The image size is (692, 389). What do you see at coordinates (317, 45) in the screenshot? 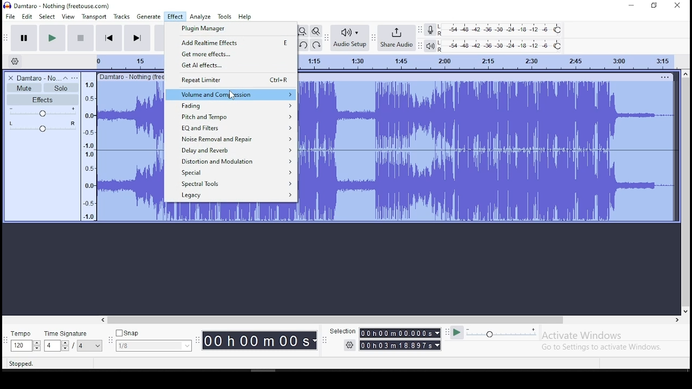
I see `redo` at bounding box center [317, 45].